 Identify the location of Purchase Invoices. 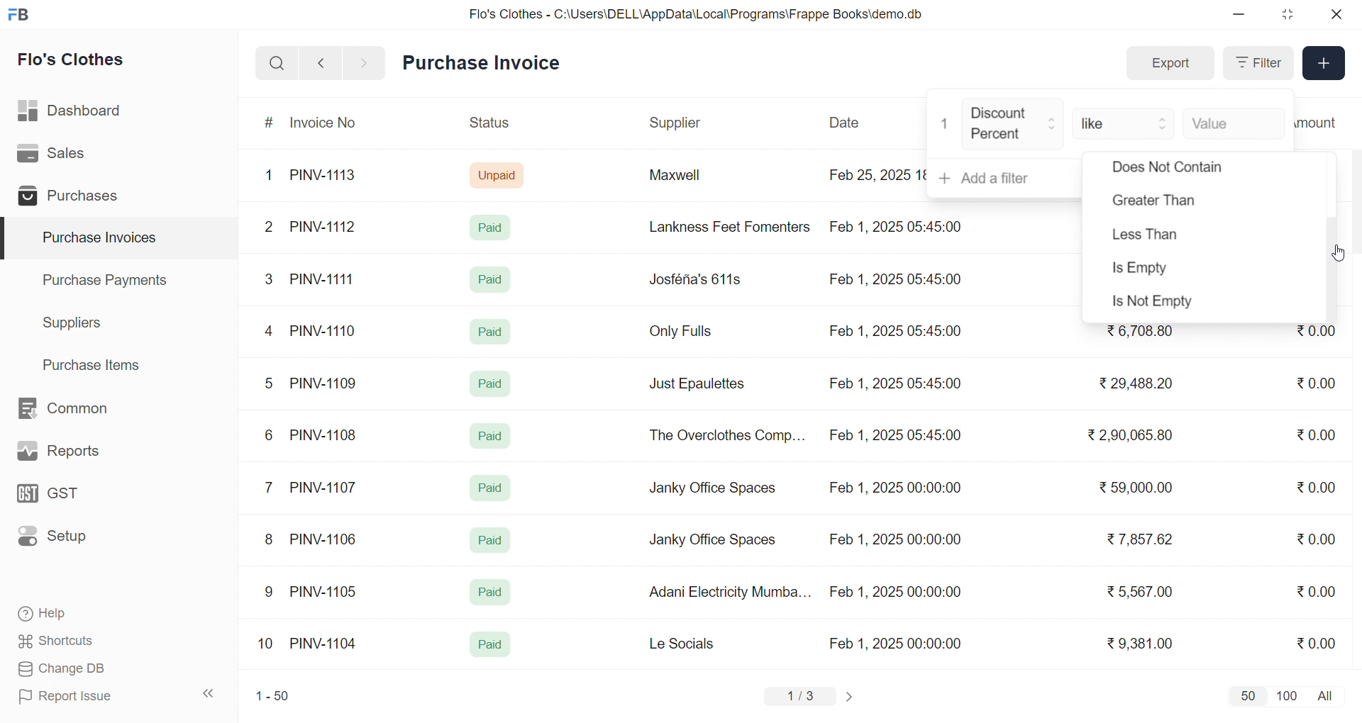
(97, 238).